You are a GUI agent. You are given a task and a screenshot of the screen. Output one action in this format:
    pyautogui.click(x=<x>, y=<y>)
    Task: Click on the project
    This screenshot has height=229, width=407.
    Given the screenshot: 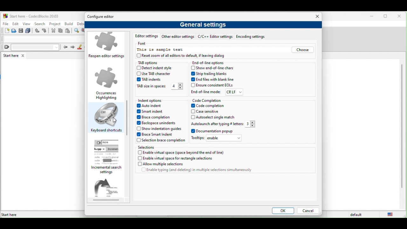 What is the action you would take?
    pyautogui.click(x=55, y=23)
    